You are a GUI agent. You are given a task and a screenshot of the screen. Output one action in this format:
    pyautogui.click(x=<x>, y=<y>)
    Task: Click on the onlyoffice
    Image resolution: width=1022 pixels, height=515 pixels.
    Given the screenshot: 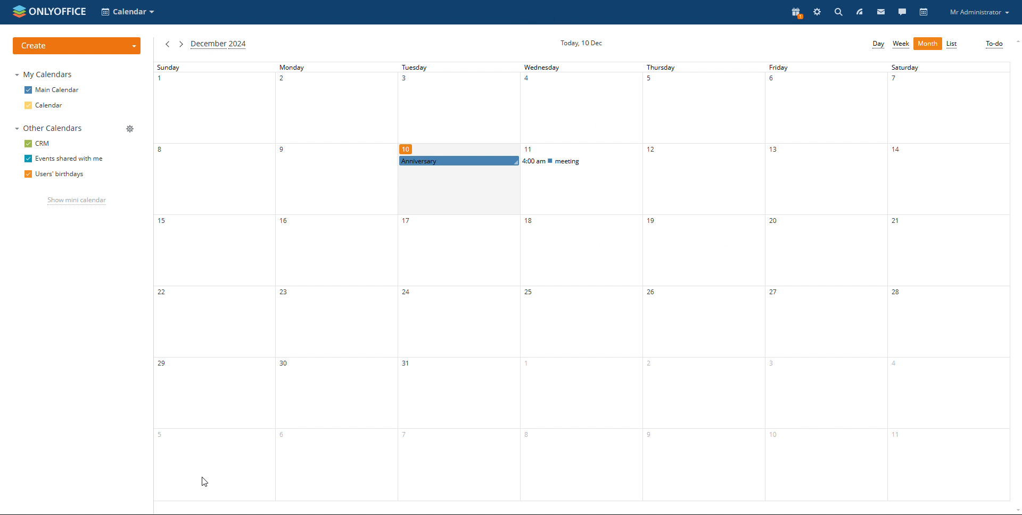 What is the action you would take?
    pyautogui.click(x=62, y=11)
    